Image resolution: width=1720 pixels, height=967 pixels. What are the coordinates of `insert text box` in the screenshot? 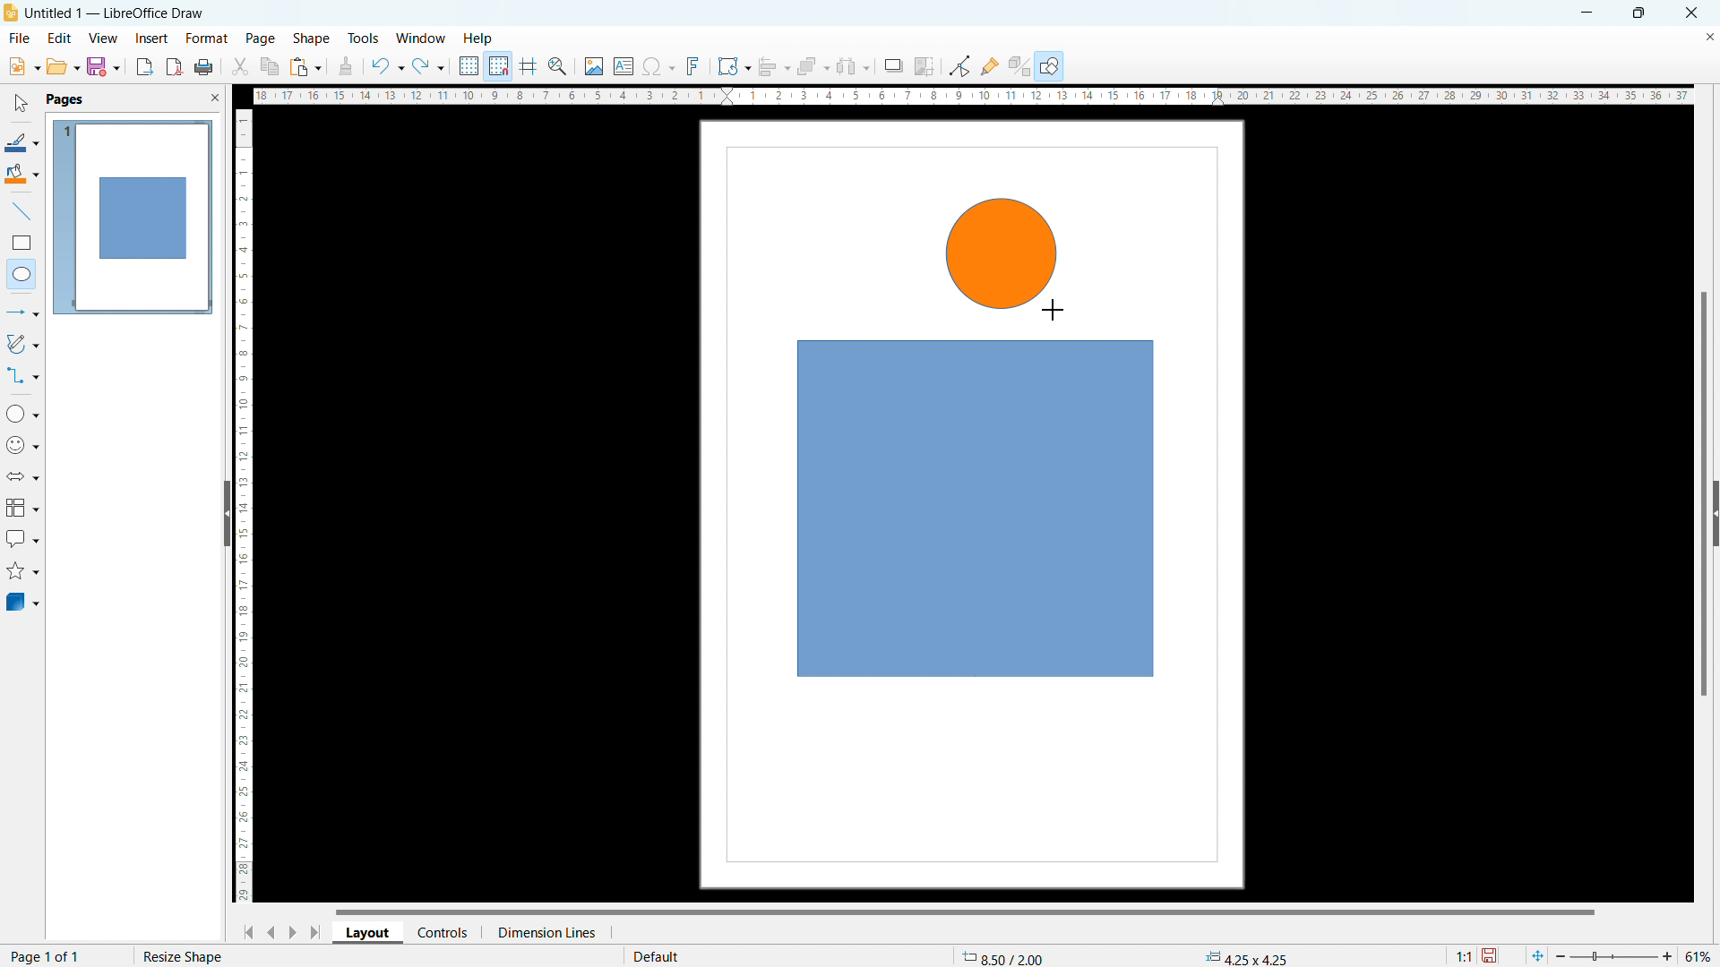 It's located at (624, 65).